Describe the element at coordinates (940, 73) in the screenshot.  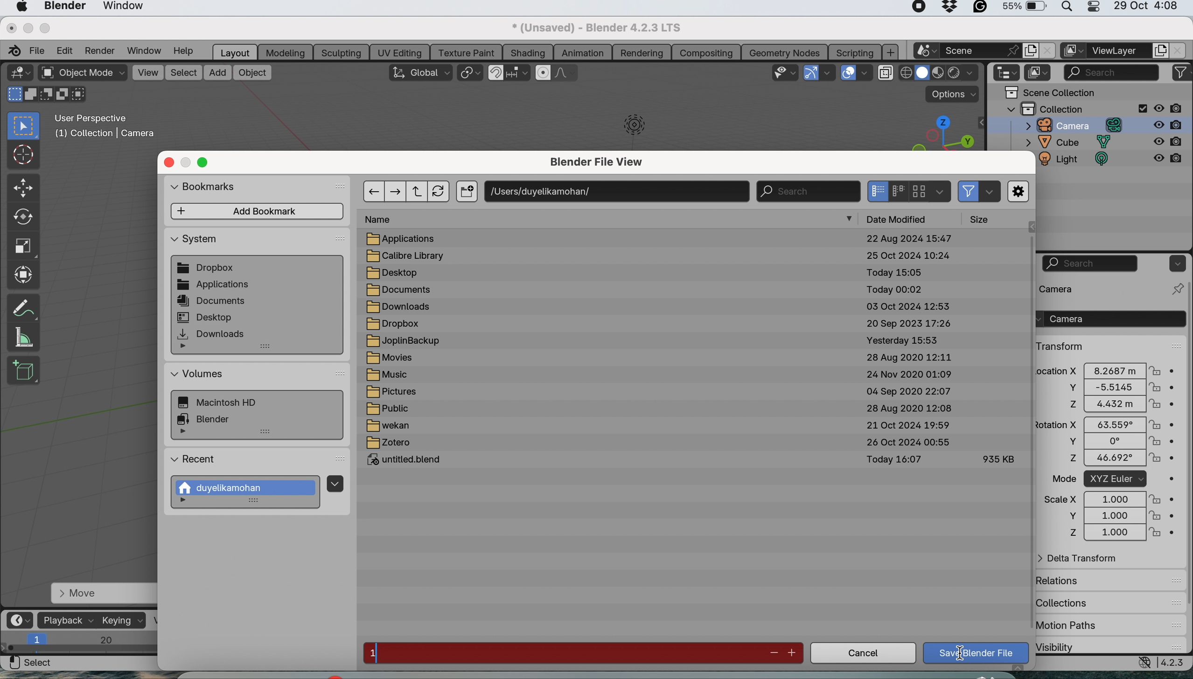
I see `viewport shading` at that location.